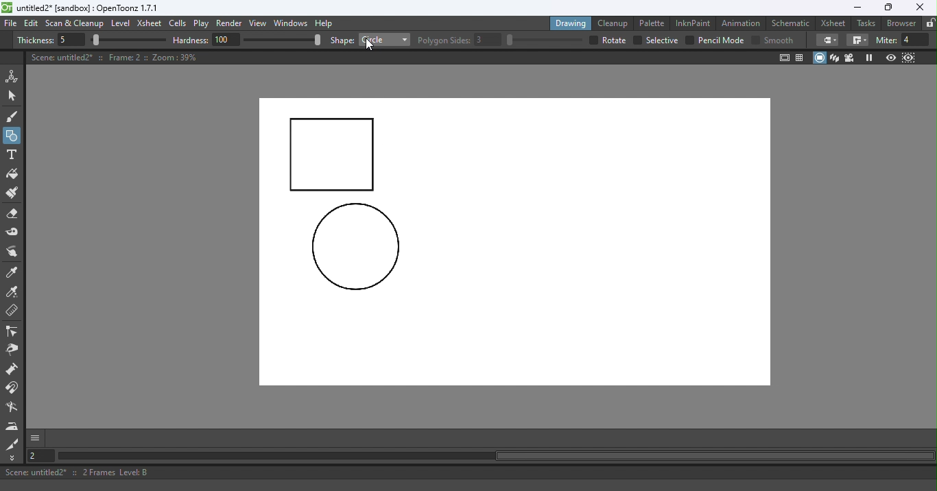 The width and height of the screenshot is (937, 491). Describe the element at coordinates (13, 136) in the screenshot. I see `Geometric tool` at that location.